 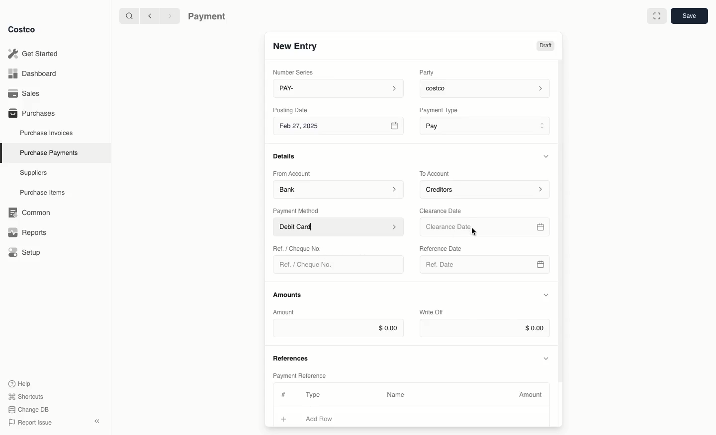 I want to click on Pay, so click(x=486, y=125).